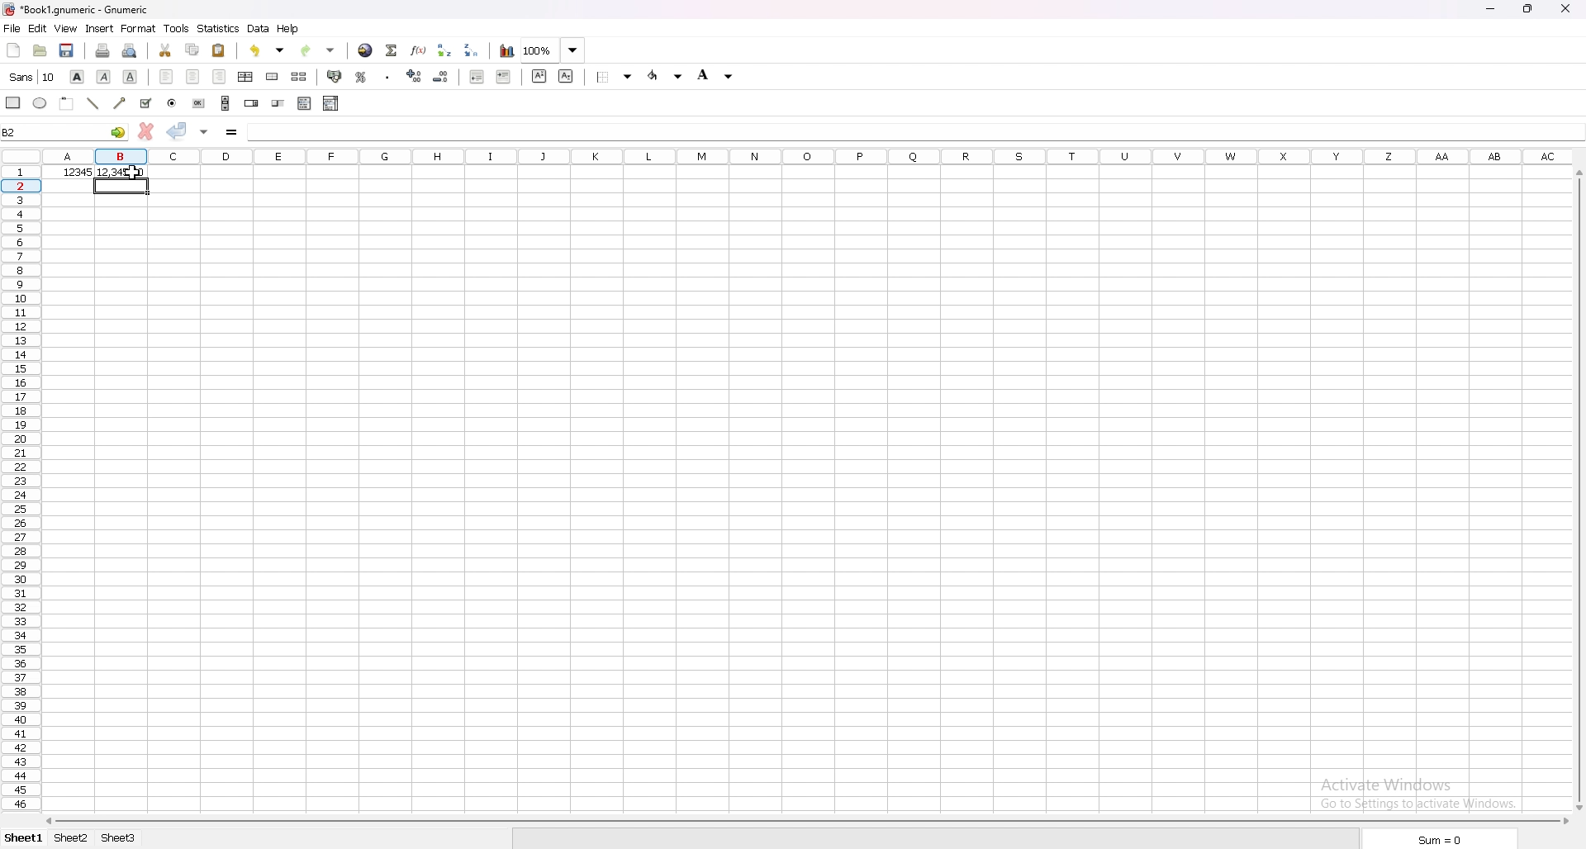  What do you see at coordinates (1530, 7) in the screenshot?
I see `resize` at bounding box center [1530, 7].